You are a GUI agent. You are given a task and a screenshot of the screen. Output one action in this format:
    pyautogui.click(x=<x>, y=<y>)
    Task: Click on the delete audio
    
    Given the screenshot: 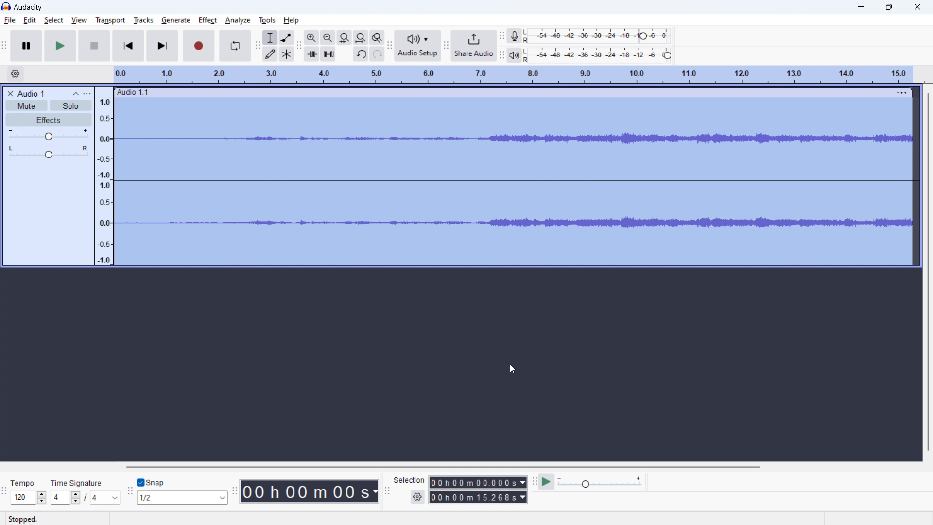 What is the action you would take?
    pyautogui.click(x=9, y=93)
    